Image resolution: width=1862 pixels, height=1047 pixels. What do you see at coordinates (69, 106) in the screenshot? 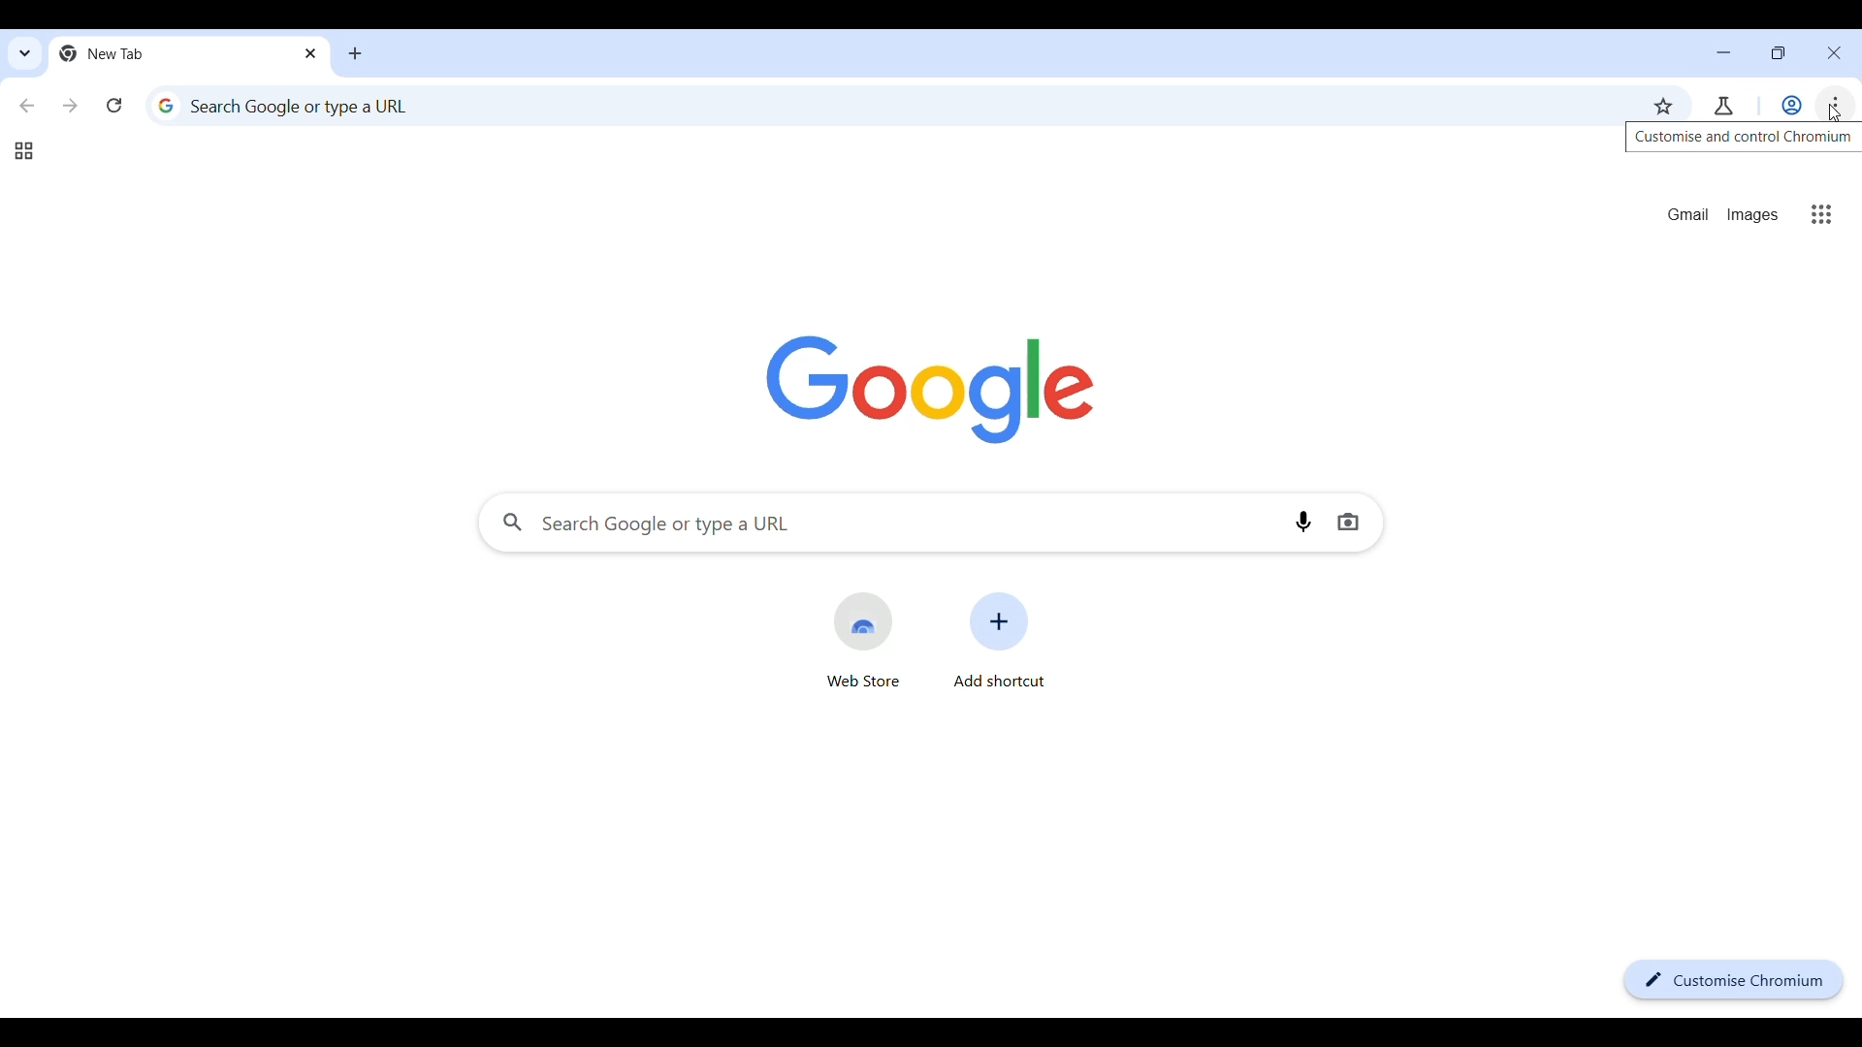
I see `Go forward` at bounding box center [69, 106].